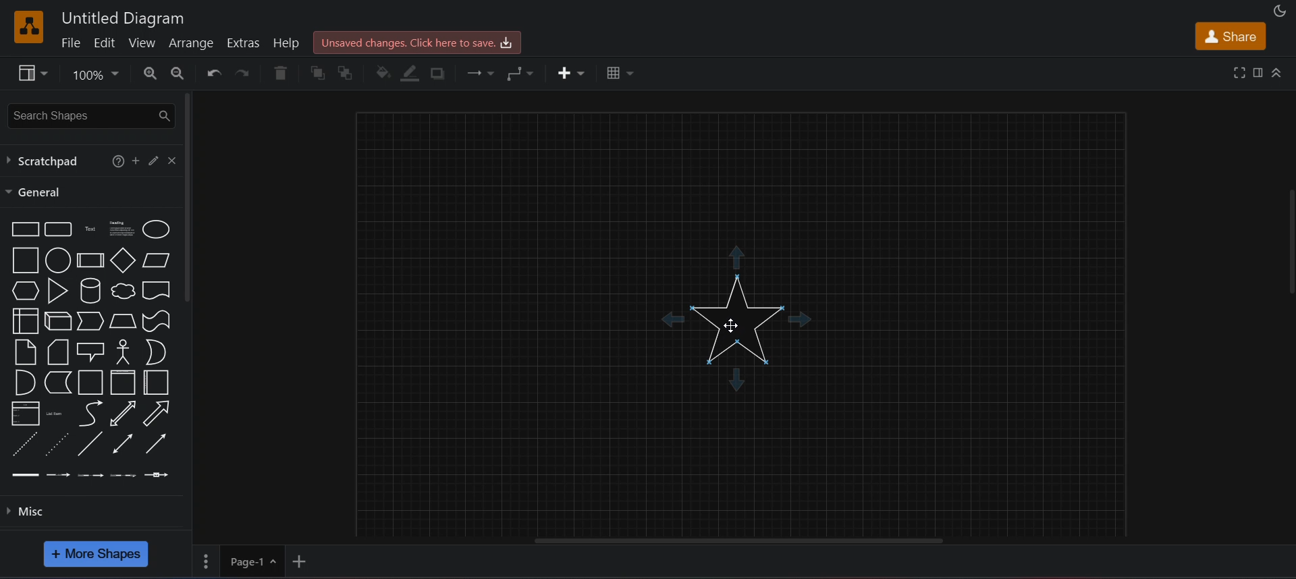  Describe the element at coordinates (57, 229) in the screenshot. I see `rounded rectangle` at that location.